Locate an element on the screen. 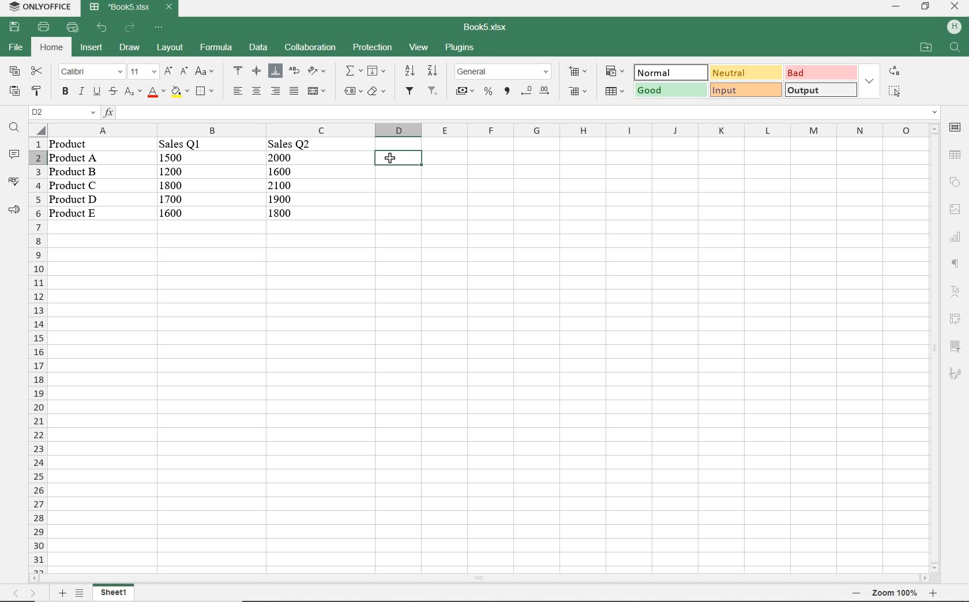  output is located at coordinates (821, 91).